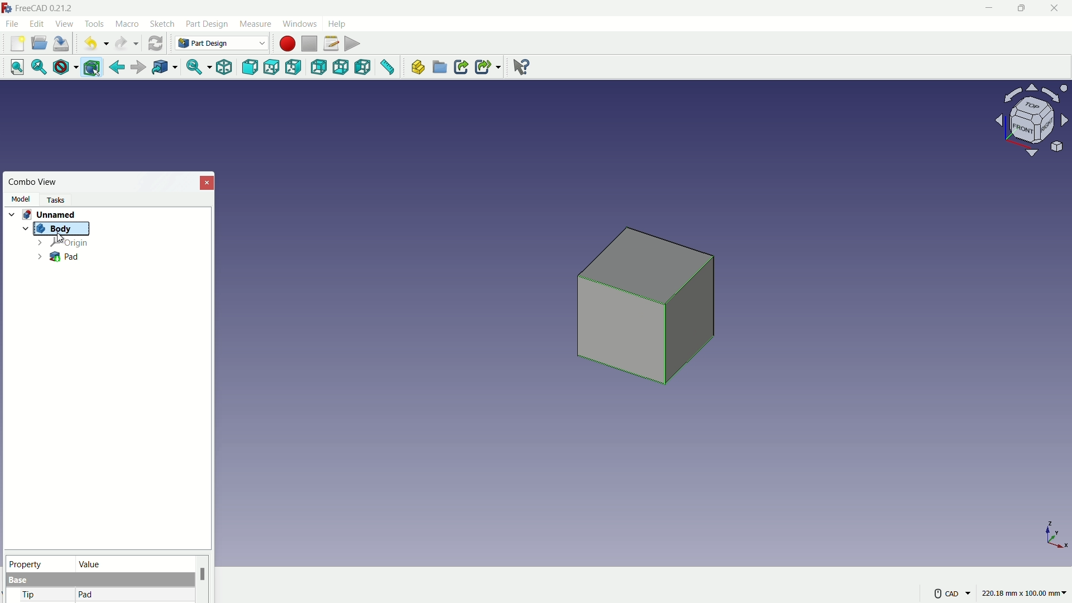 This screenshot has height=603, width=1072. What do you see at coordinates (208, 182) in the screenshot?
I see `close` at bounding box center [208, 182].